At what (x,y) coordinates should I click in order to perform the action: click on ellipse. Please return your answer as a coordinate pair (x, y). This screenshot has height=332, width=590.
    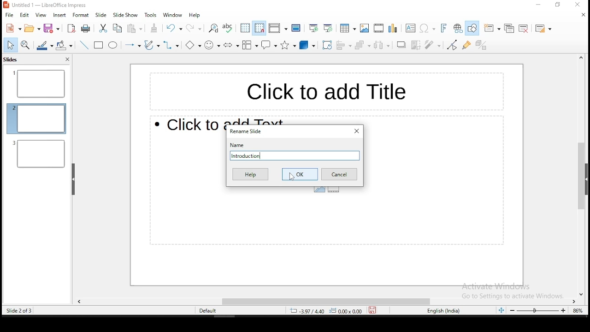
    Looking at the image, I should click on (113, 46).